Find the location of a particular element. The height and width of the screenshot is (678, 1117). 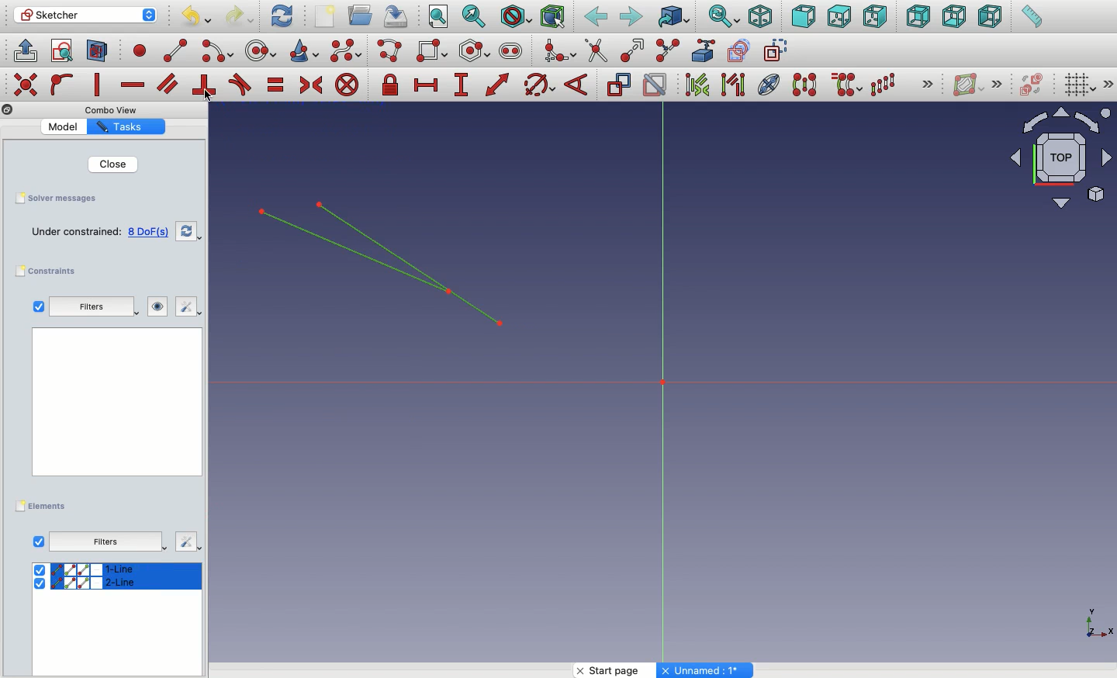

Filters is located at coordinates (87, 307).